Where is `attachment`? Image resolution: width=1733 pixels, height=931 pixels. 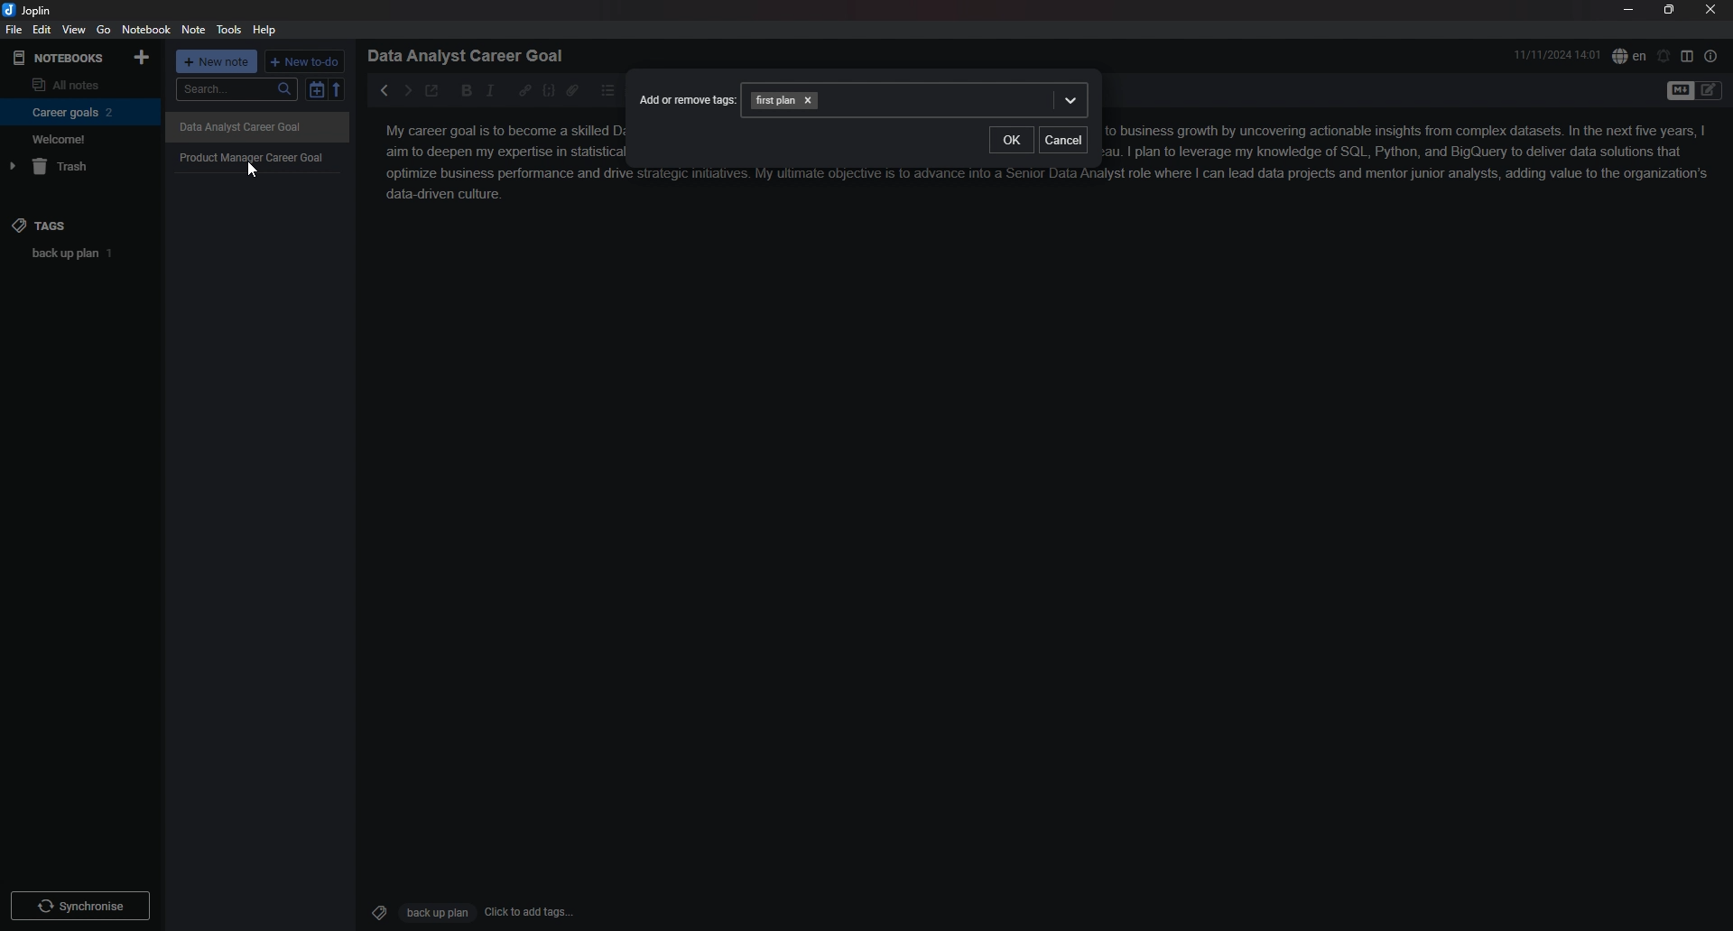
attachment is located at coordinates (572, 91).